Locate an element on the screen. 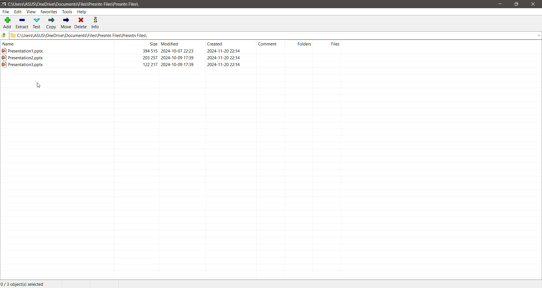 This screenshot has width=542, height=288. created date & time is located at coordinates (224, 57).